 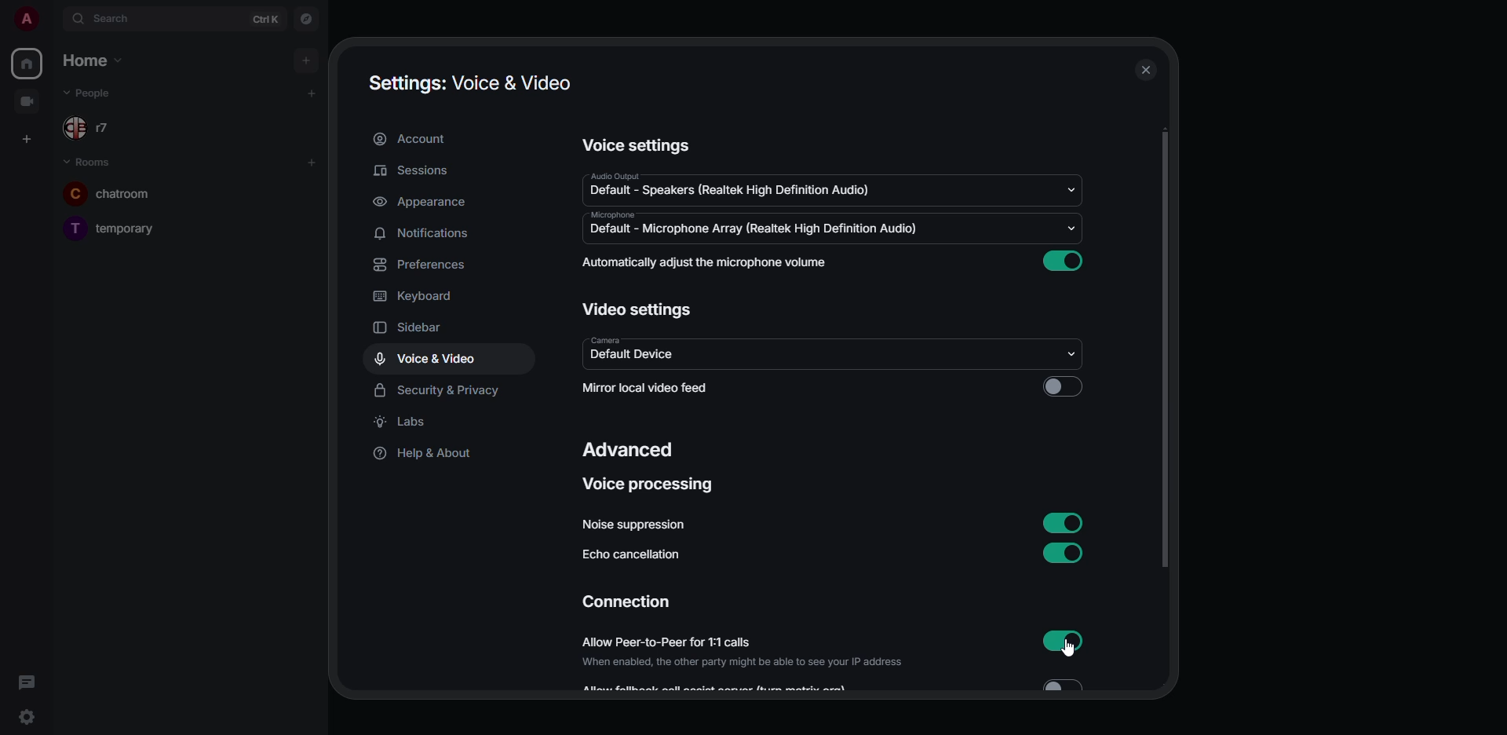 What do you see at coordinates (419, 266) in the screenshot?
I see `preferences` at bounding box center [419, 266].